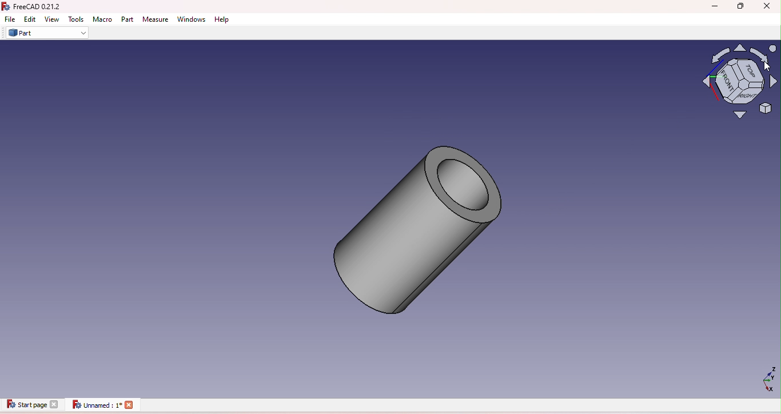 Image resolution: width=781 pixels, height=414 pixels. What do you see at coordinates (709, 6) in the screenshot?
I see `Minimize` at bounding box center [709, 6].